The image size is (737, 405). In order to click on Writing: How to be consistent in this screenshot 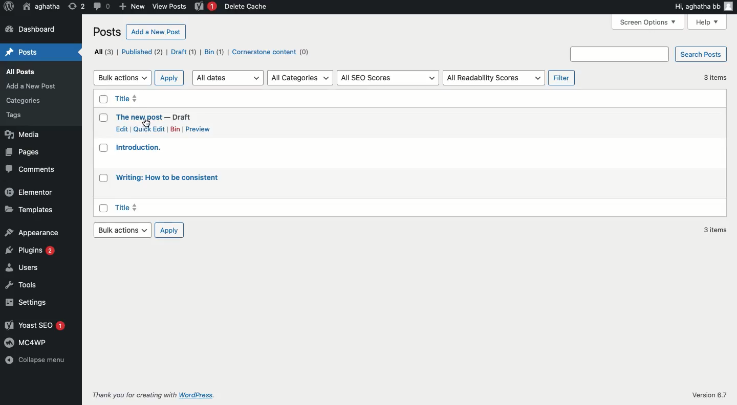, I will do `click(169, 177)`.